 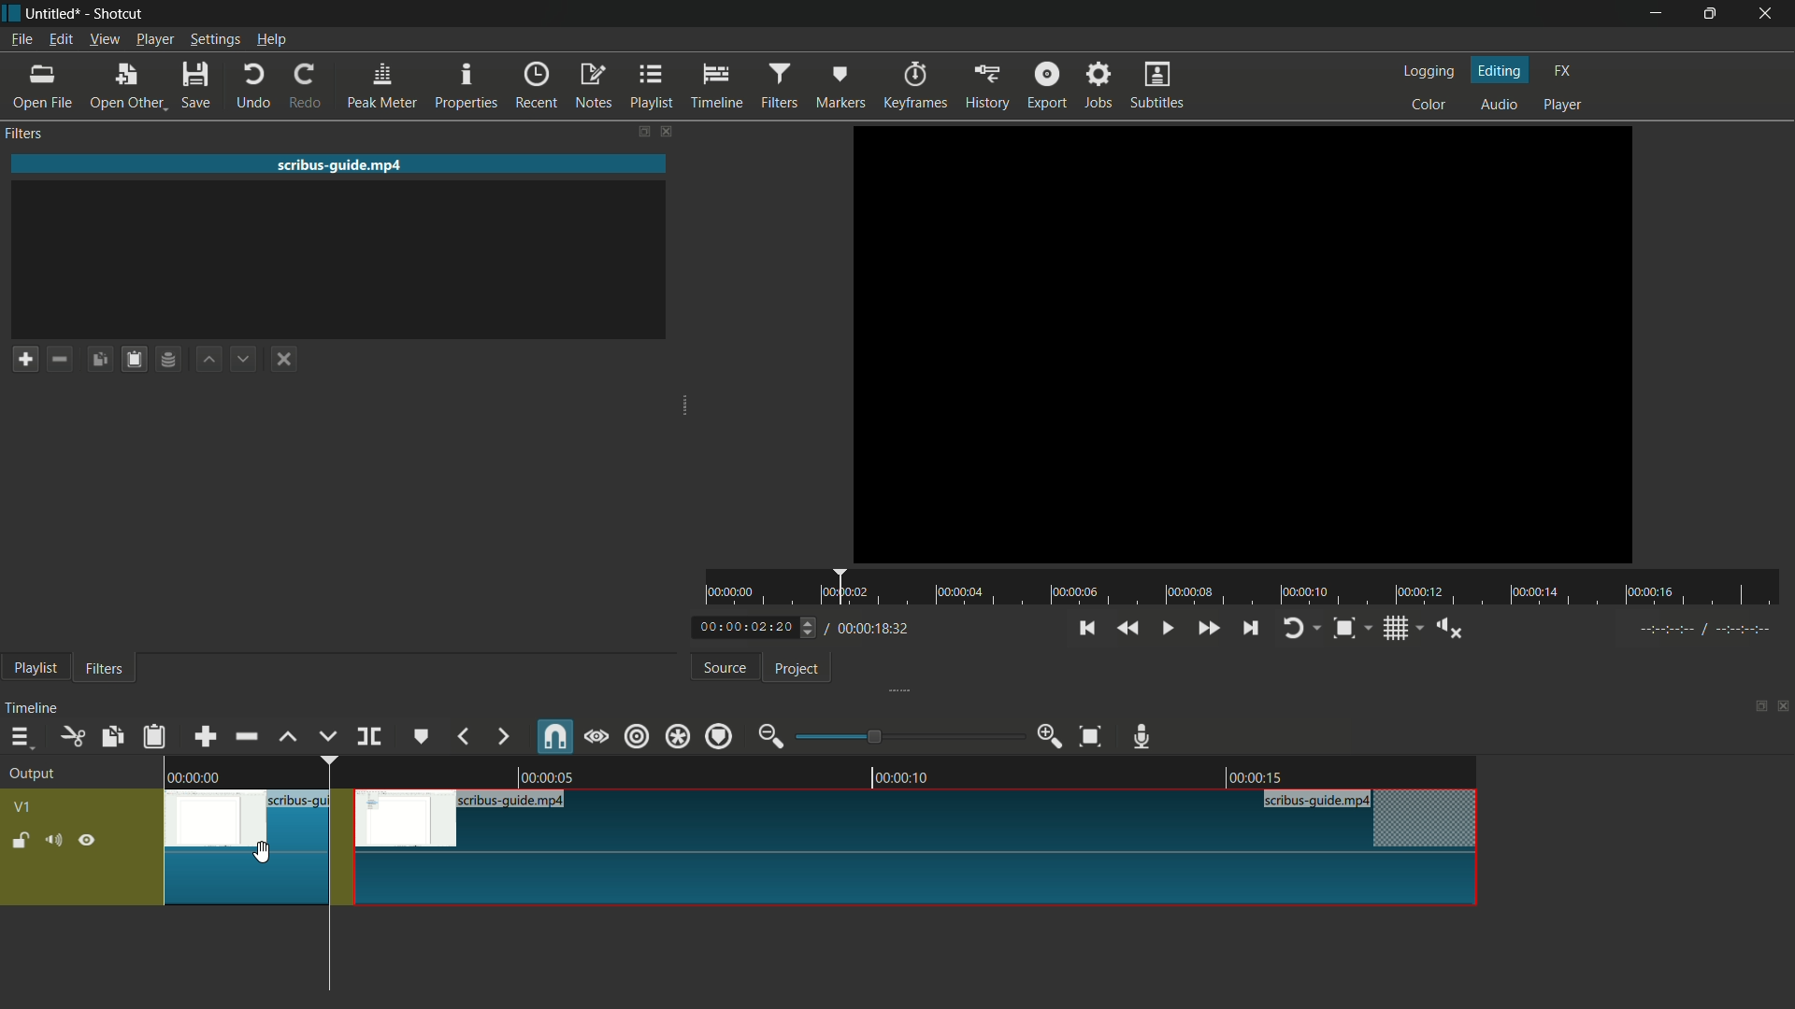 I want to click on snap, so click(x=555, y=737).